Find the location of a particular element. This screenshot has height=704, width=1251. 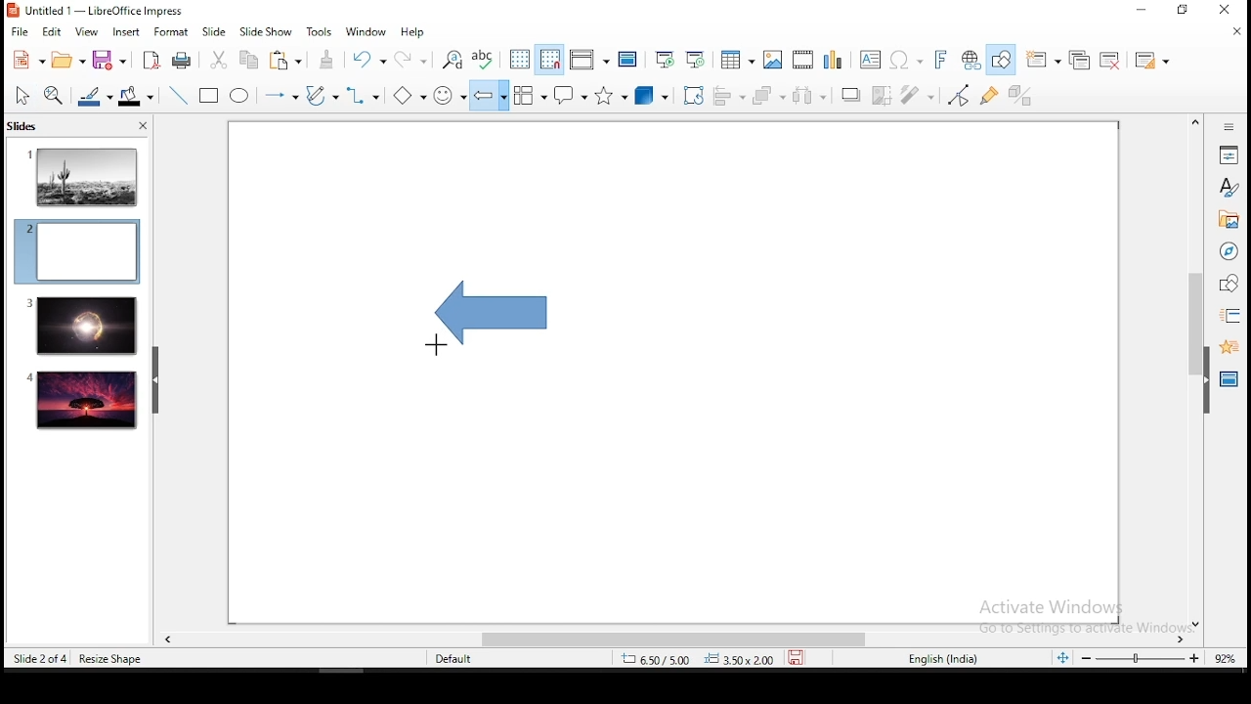

scroll bar is located at coordinates (666, 639).